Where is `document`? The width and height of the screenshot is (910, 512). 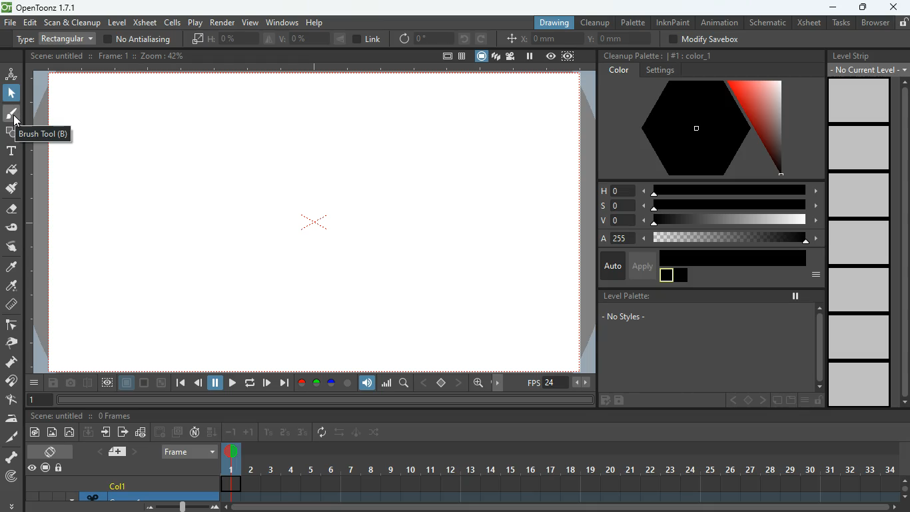
document is located at coordinates (120, 451).